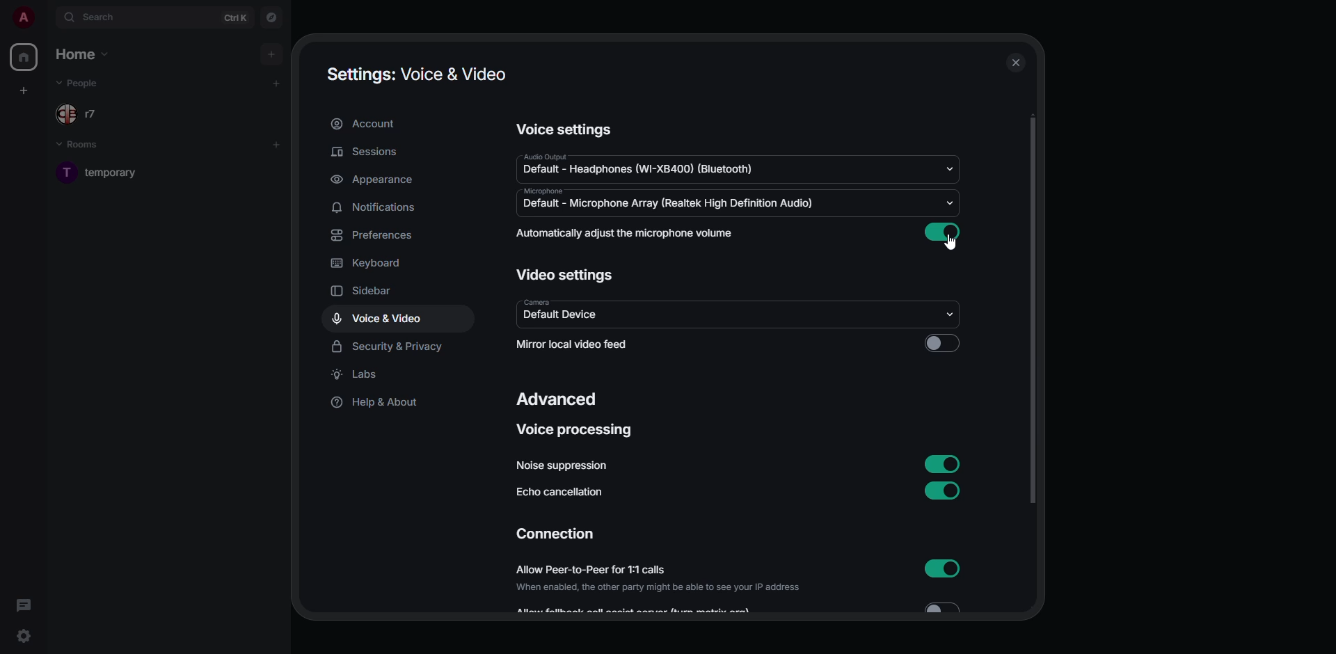 The width and height of the screenshot is (1336, 654). I want to click on noise suppression, so click(571, 464).